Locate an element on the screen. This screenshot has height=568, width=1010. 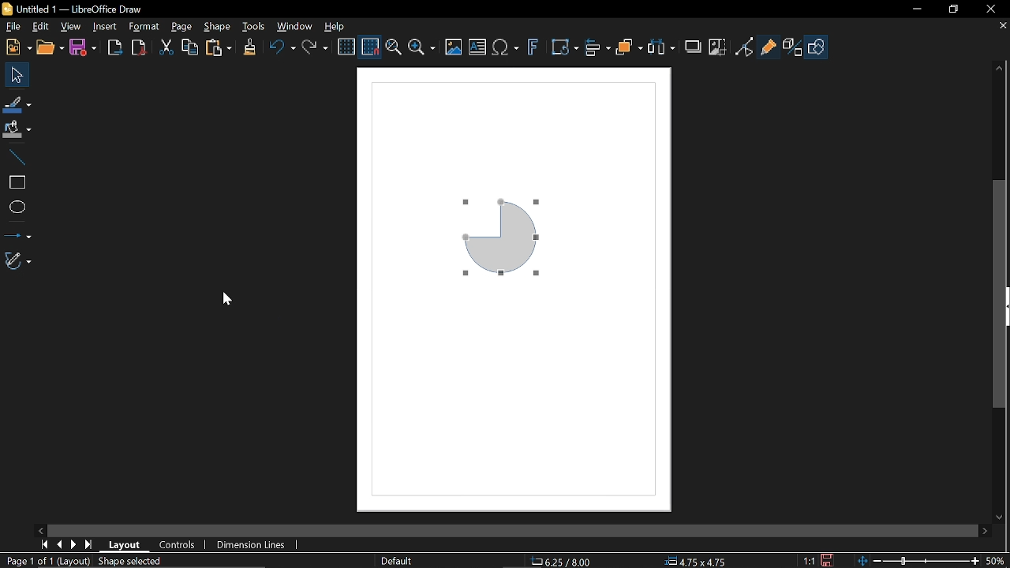
Current zoom is located at coordinates (998, 561).